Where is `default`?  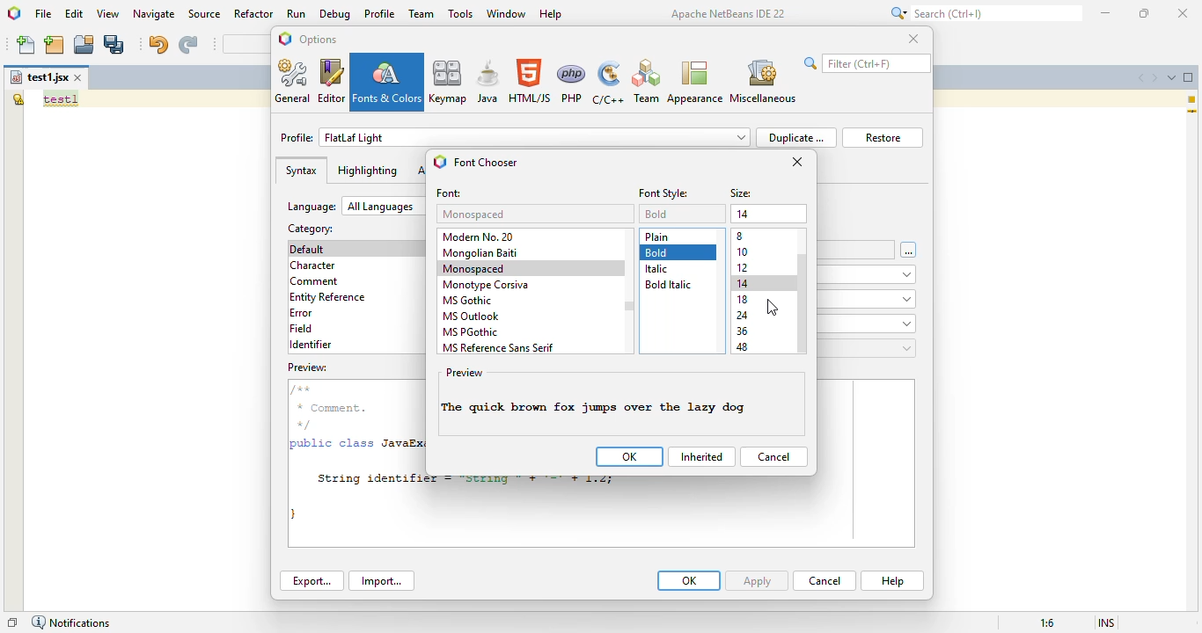 default is located at coordinates (311, 249).